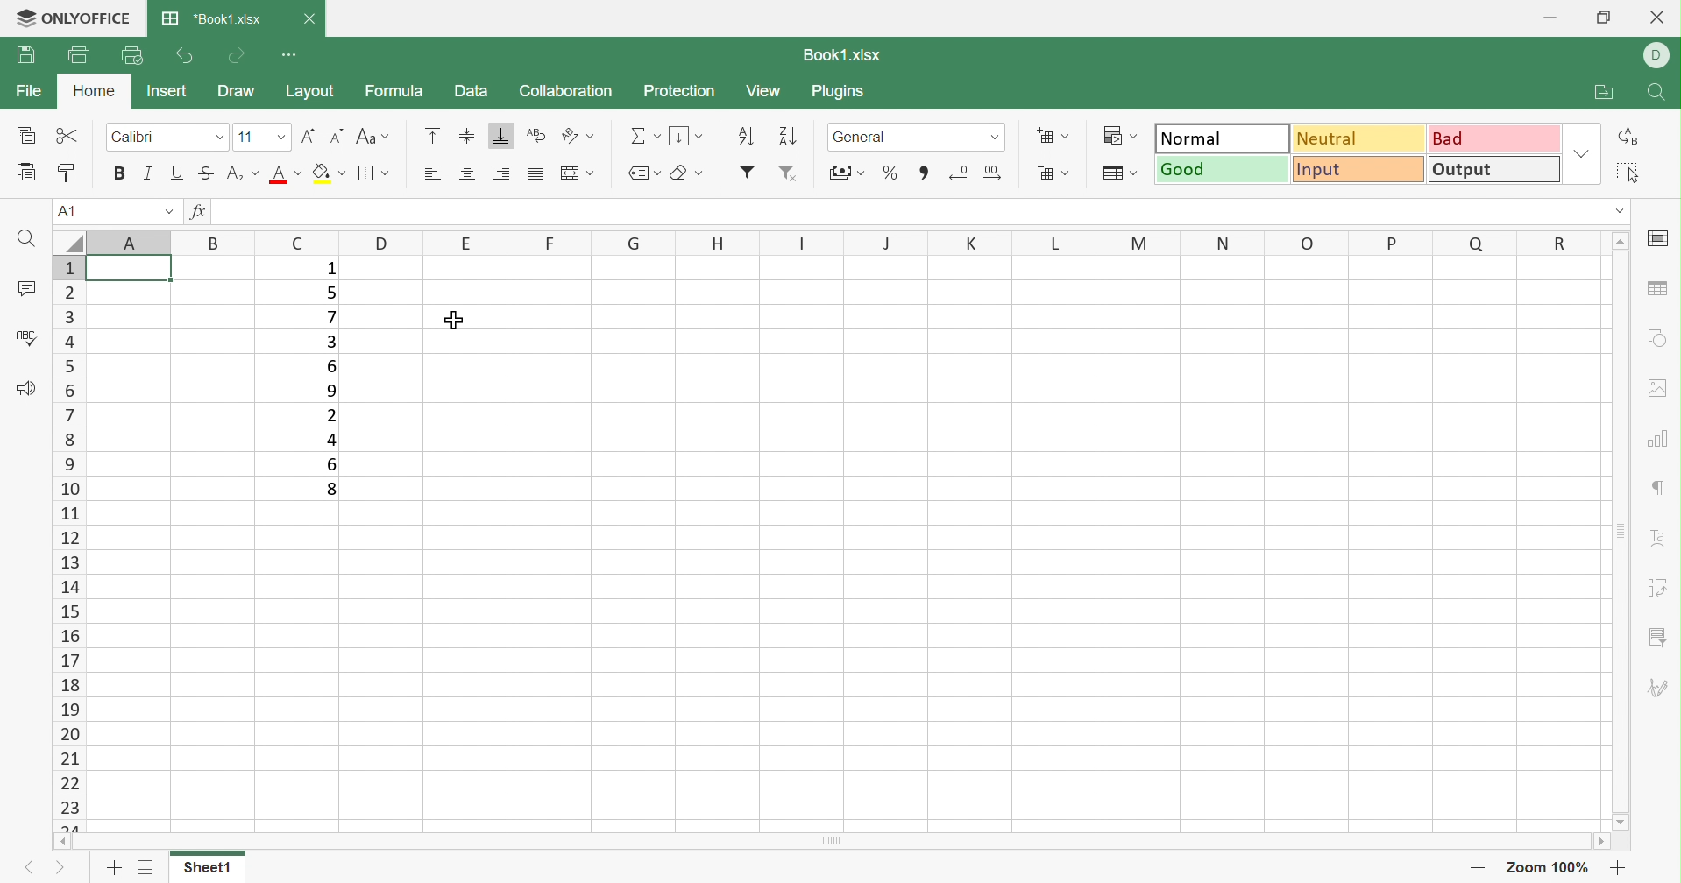 The height and width of the screenshot is (883, 1681). What do you see at coordinates (1122, 172) in the screenshot?
I see `Format table as template` at bounding box center [1122, 172].